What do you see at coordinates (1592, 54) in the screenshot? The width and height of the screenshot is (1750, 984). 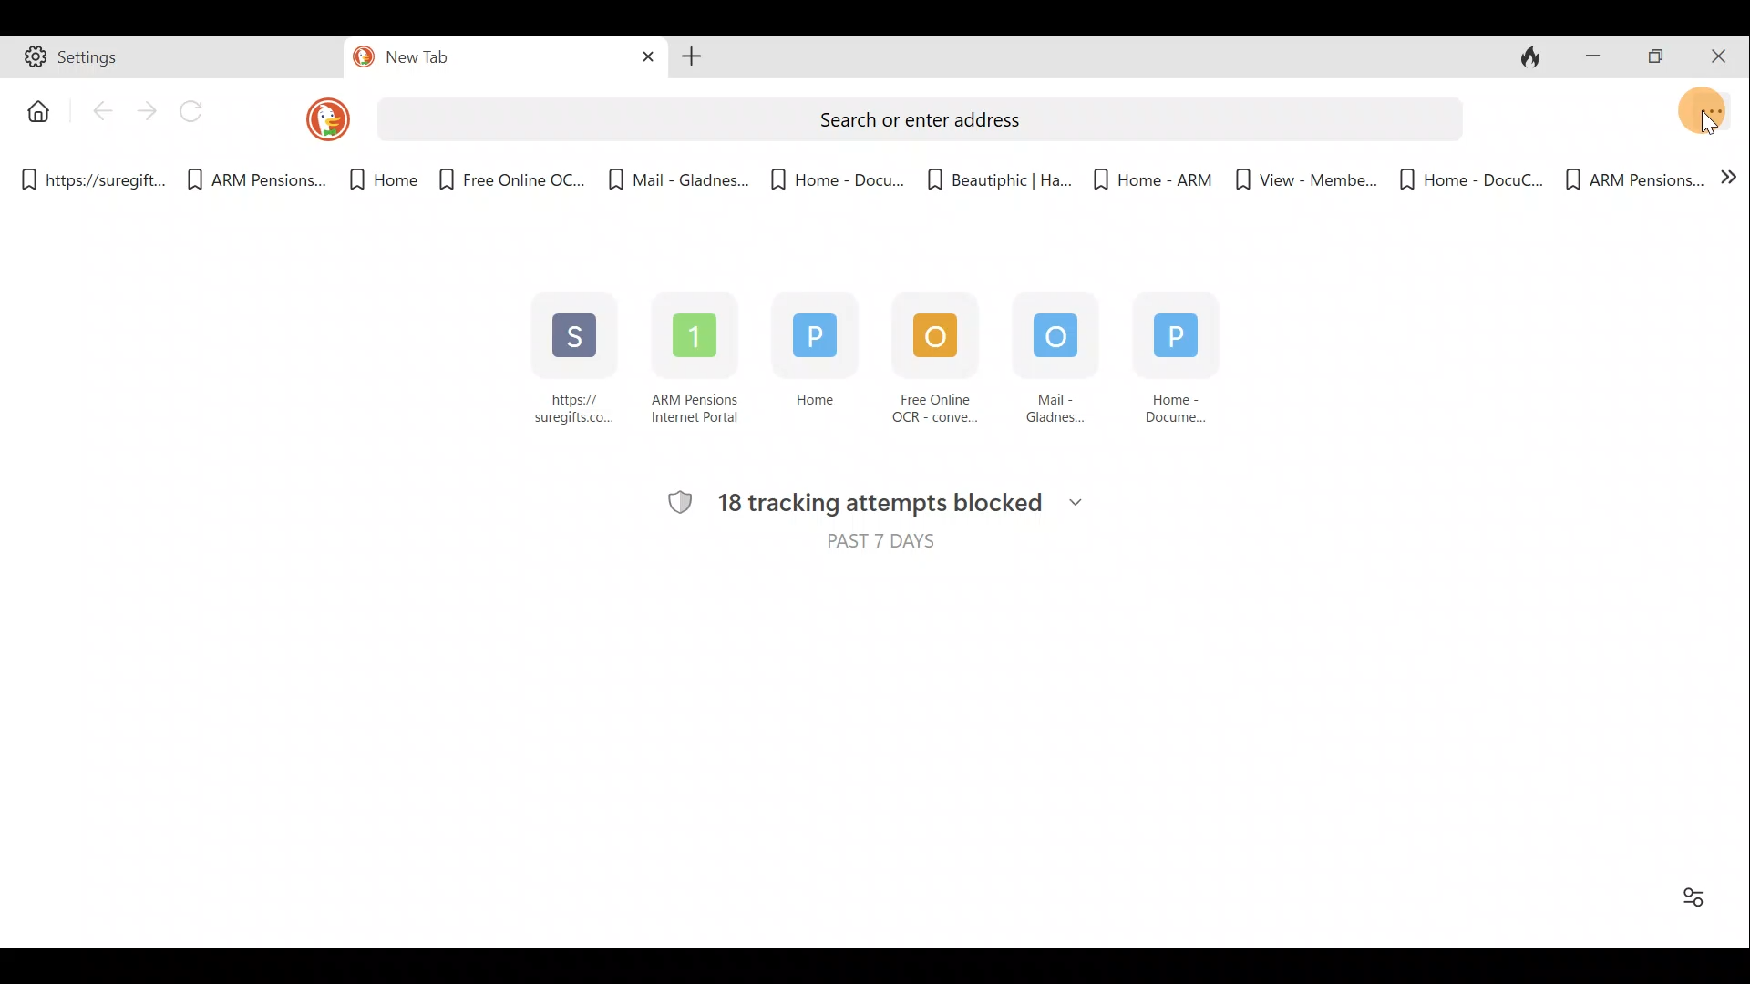 I see `Minimize` at bounding box center [1592, 54].